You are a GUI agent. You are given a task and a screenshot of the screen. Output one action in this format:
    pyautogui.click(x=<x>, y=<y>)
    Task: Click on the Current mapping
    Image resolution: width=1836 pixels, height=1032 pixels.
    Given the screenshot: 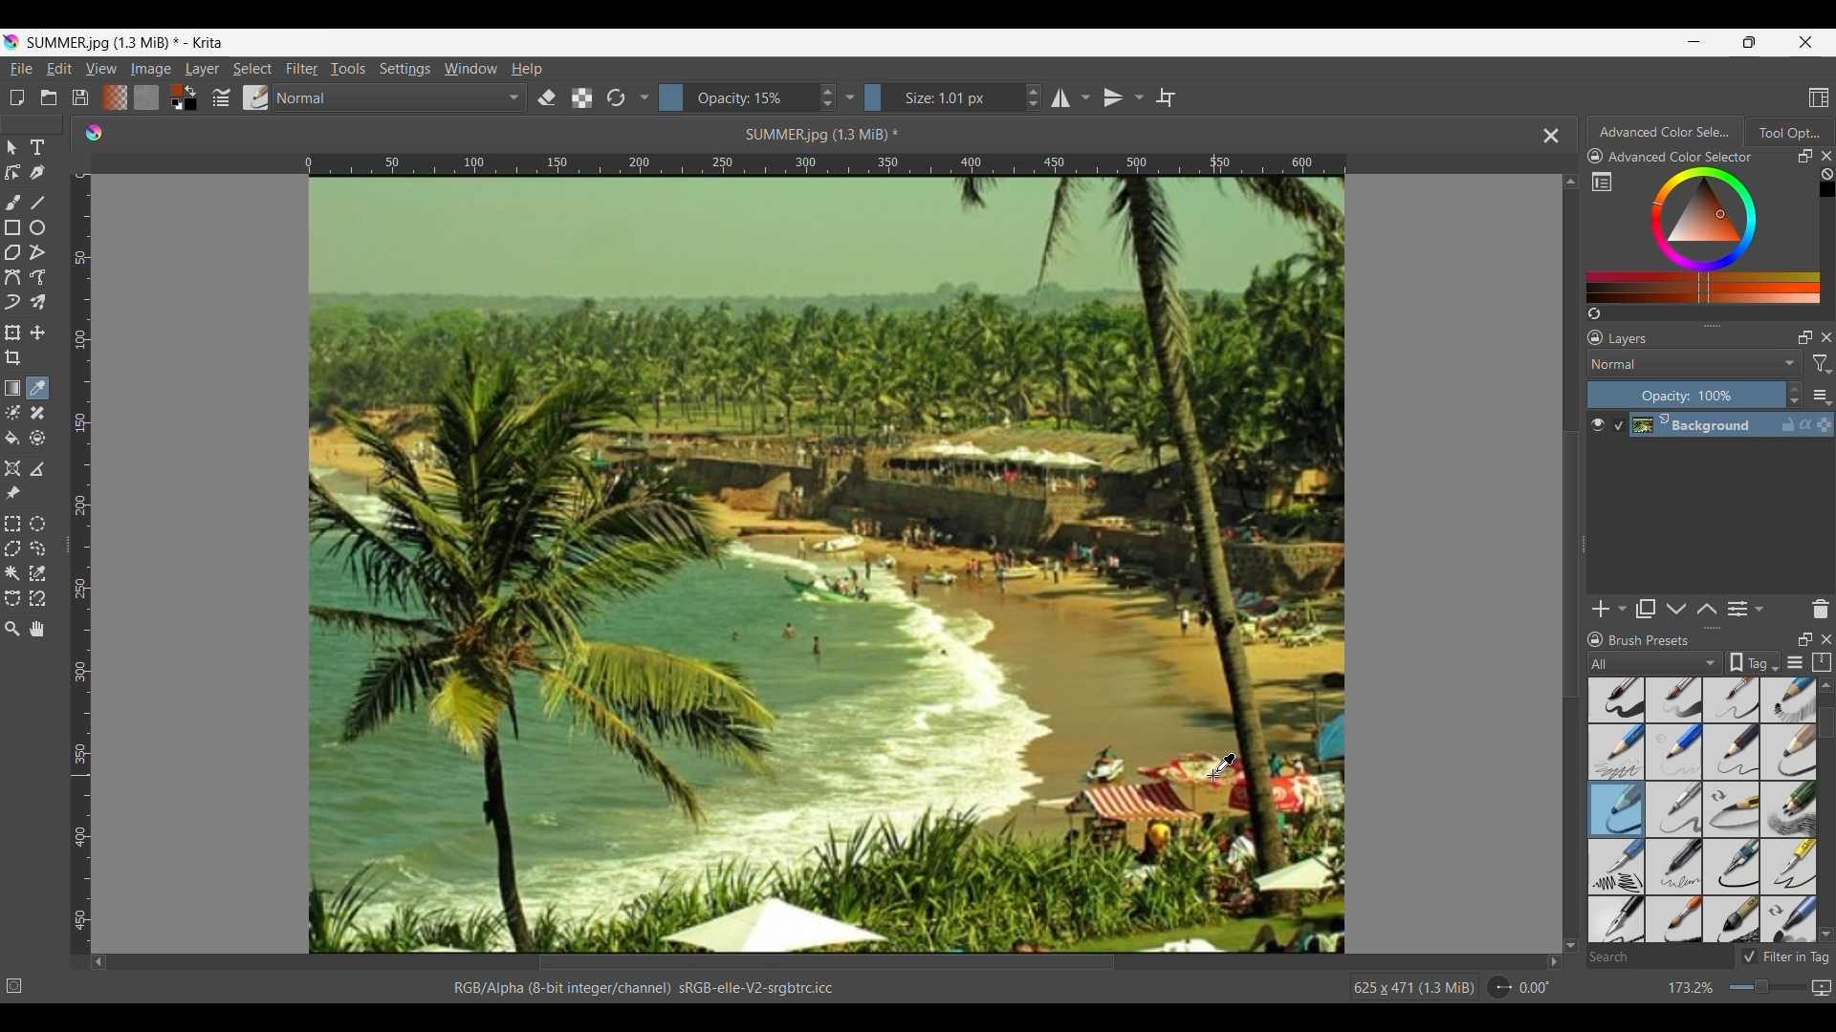 What is the action you would take?
    pyautogui.click(x=1822, y=988)
    